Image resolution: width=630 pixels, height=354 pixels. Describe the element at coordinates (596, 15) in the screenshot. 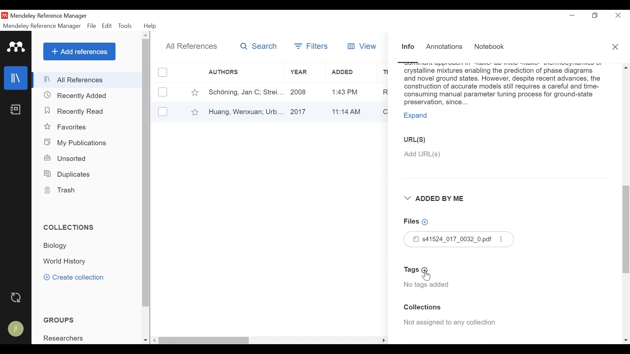

I see `Restore` at that location.